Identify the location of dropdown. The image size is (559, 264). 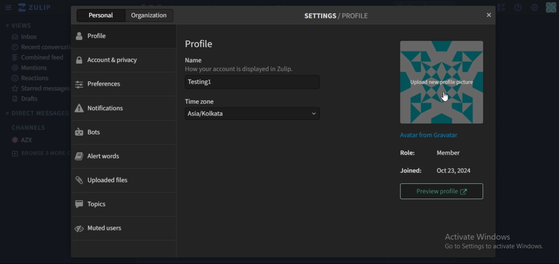
(314, 114).